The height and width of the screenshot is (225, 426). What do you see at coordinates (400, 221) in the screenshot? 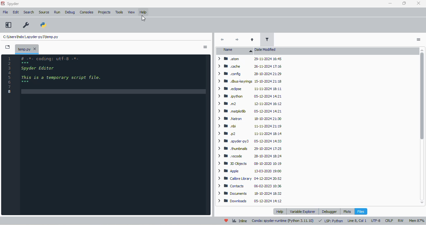
I see `RW` at bounding box center [400, 221].